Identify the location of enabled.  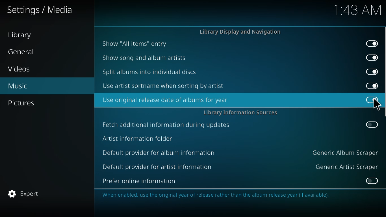
(371, 71).